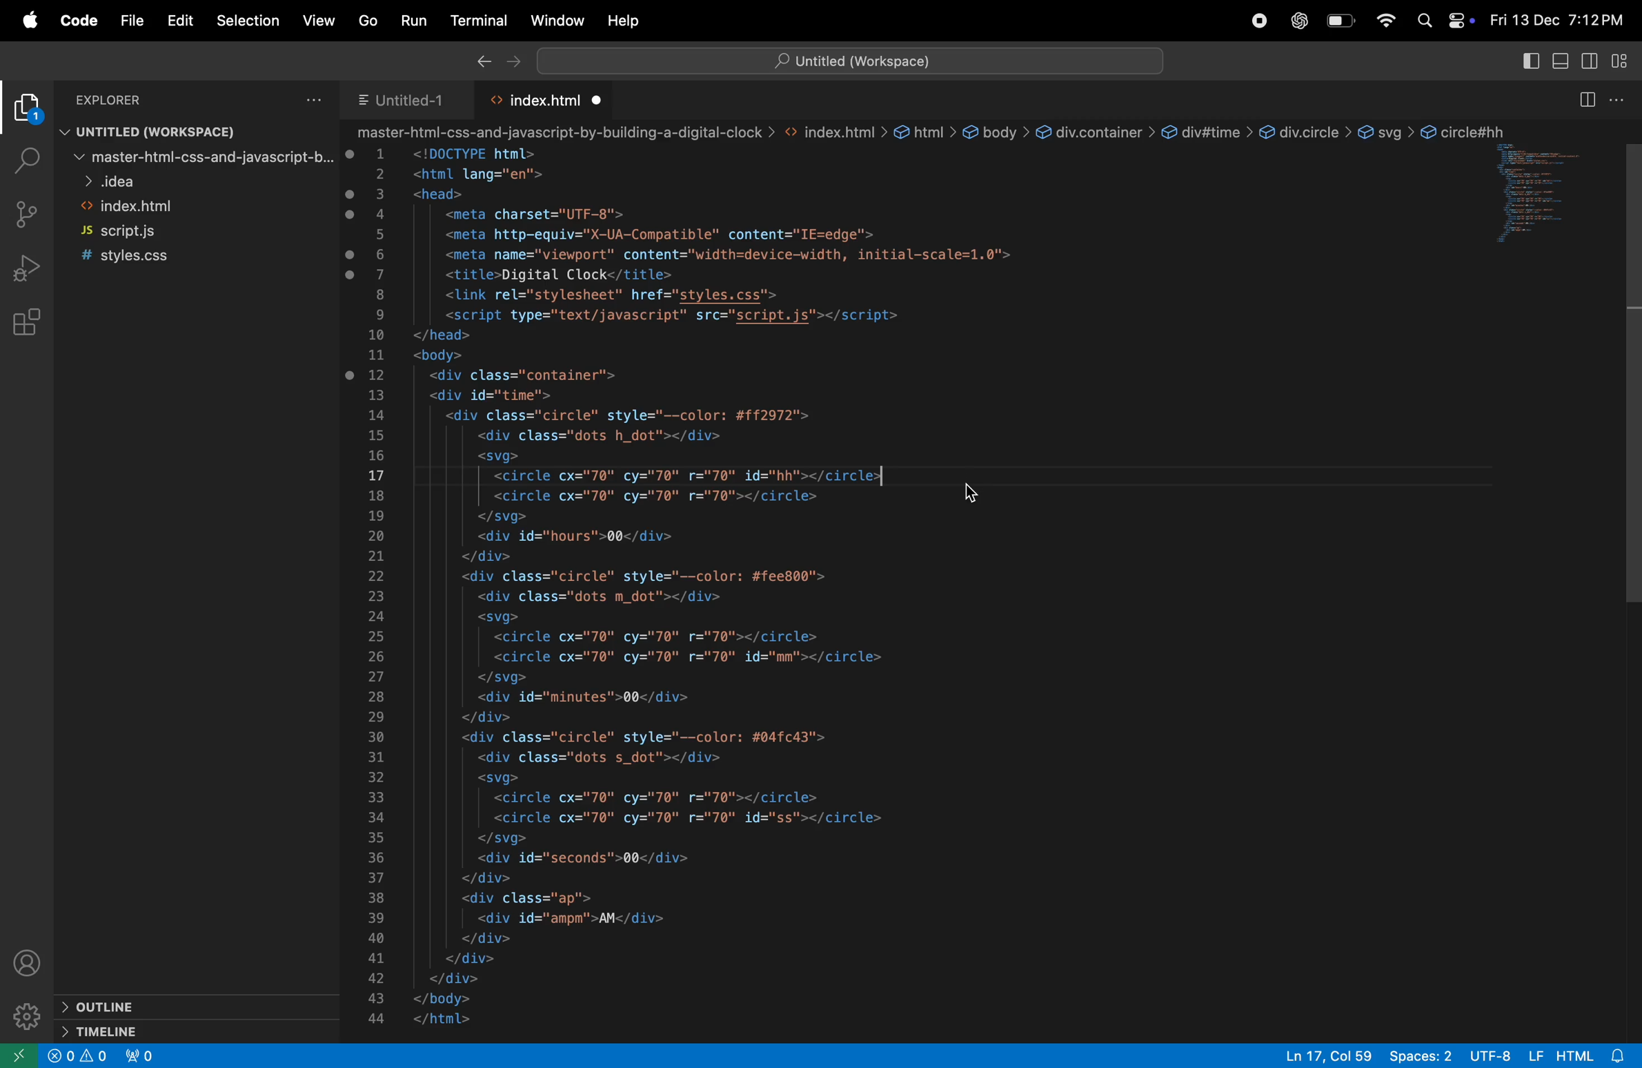 The height and width of the screenshot is (1068, 1642). Describe the element at coordinates (143, 1005) in the screenshot. I see `outline` at that location.